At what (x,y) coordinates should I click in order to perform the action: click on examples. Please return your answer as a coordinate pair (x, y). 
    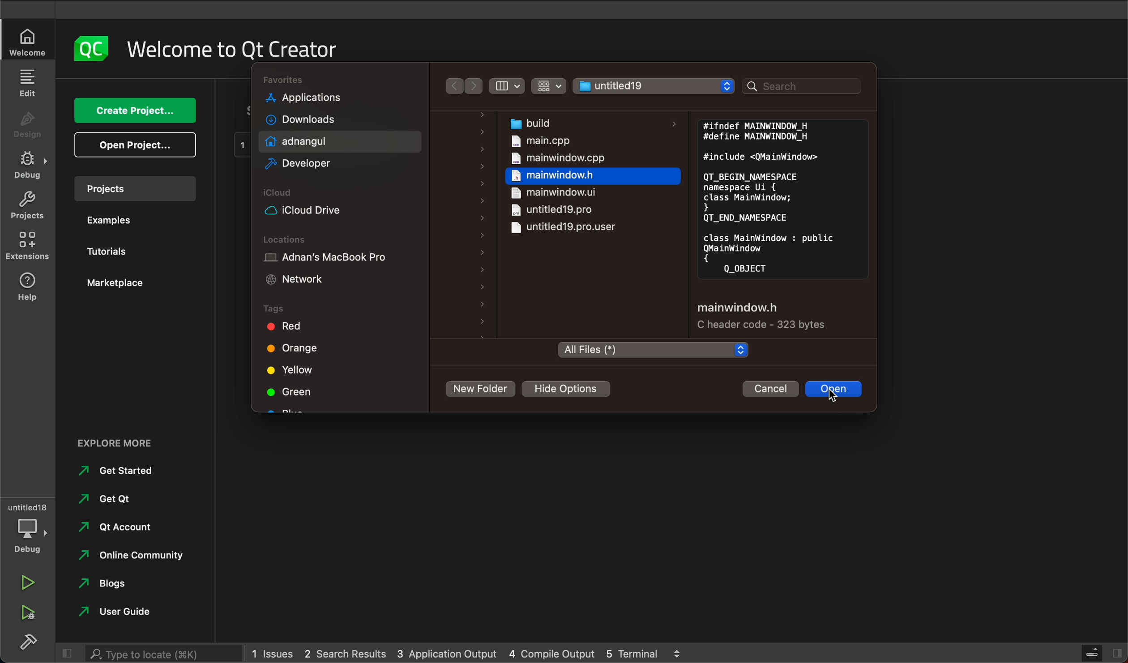
    Looking at the image, I should click on (111, 218).